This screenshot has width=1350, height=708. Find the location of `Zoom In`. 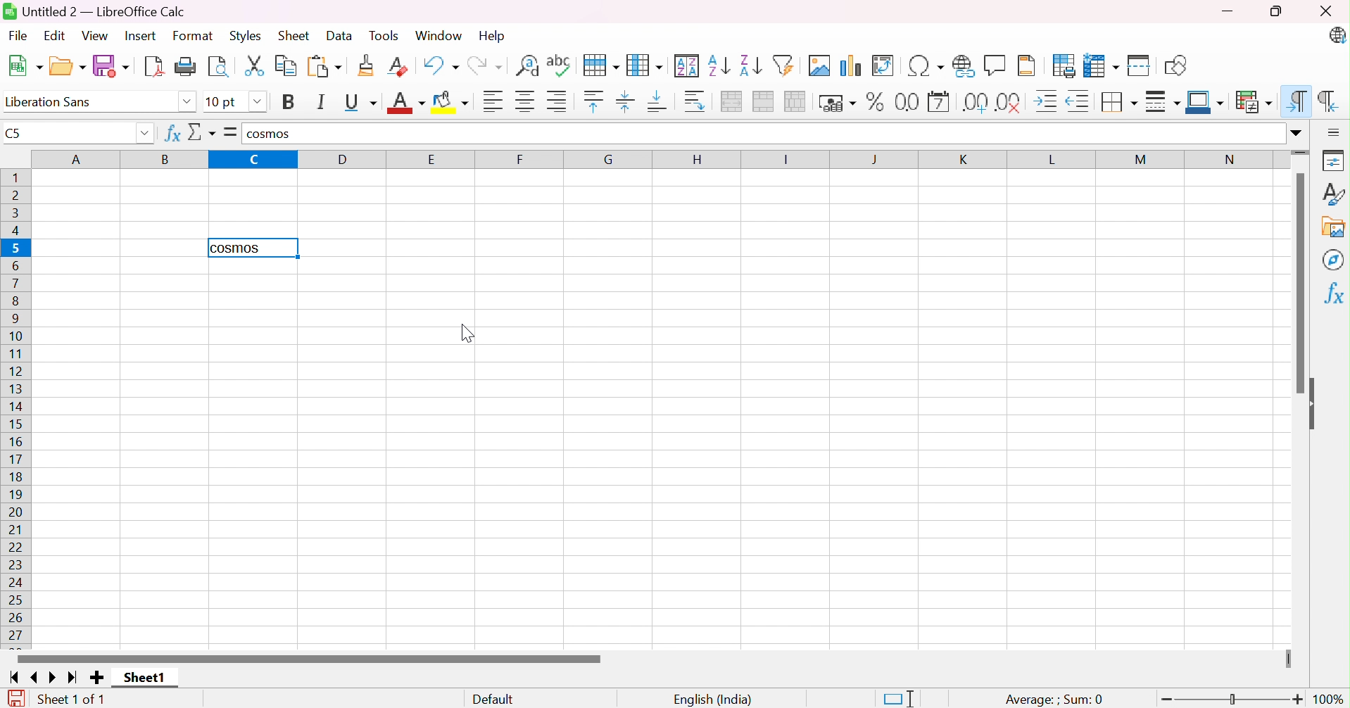

Zoom In is located at coordinates (1298, 699).